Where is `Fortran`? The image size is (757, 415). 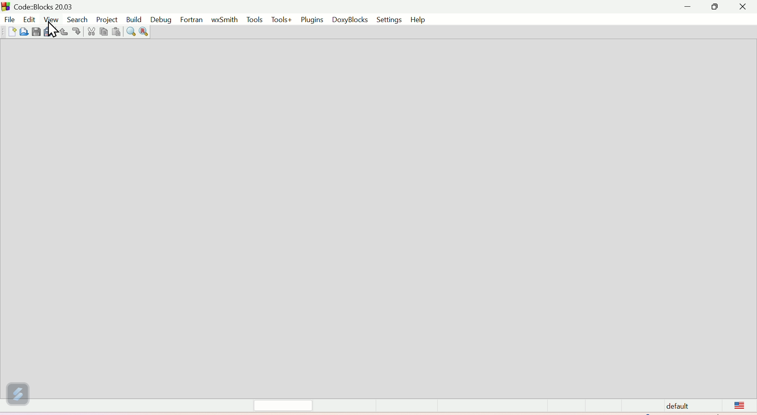 Fortran is located at coordinates (191, 19).